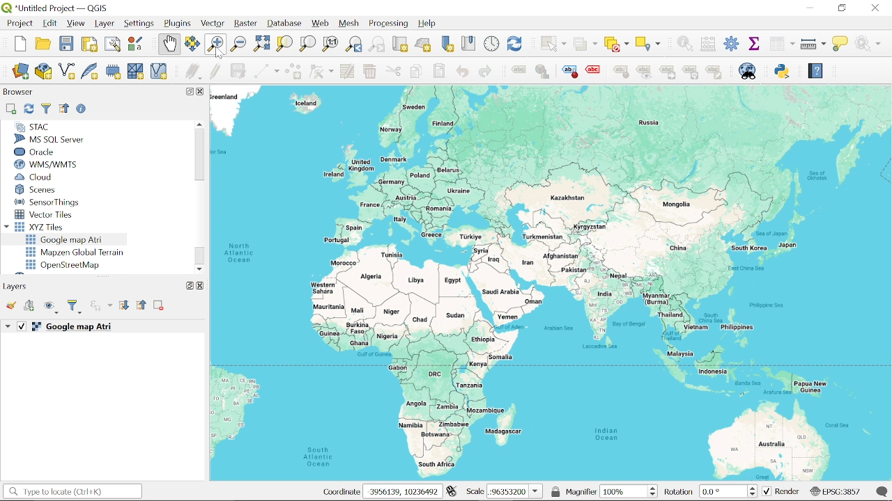 The height and width of the screenshot is (501, 892). Describe the element at coordinates (556, 491) in the screenshot. I see `lock` at that location.